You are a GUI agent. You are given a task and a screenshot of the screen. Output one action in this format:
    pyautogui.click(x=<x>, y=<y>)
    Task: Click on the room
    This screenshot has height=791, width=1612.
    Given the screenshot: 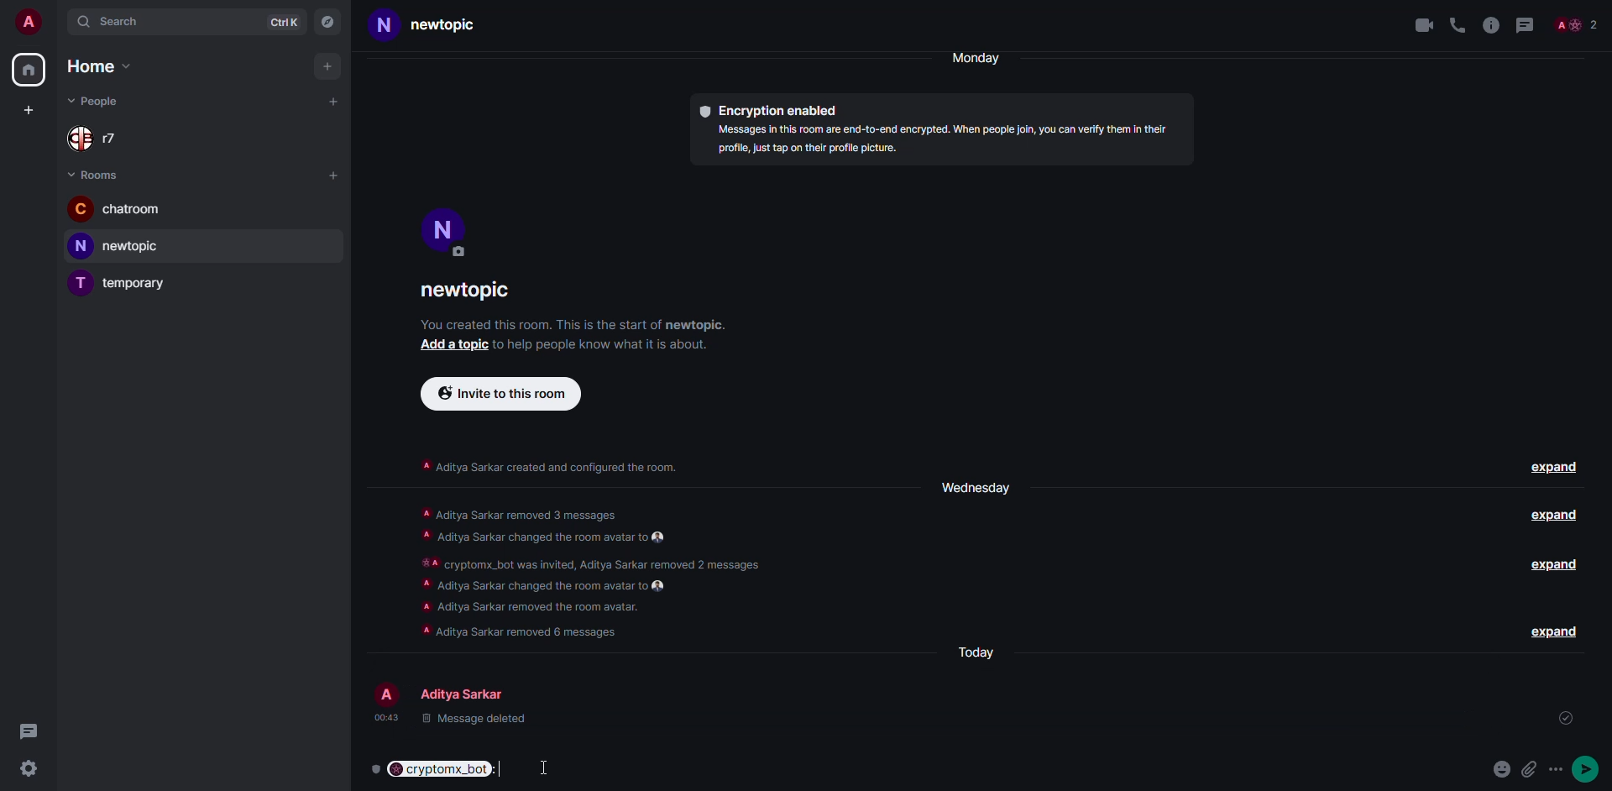 What is the action you would take?
    pyautogui.click(x=121, y=246)
    